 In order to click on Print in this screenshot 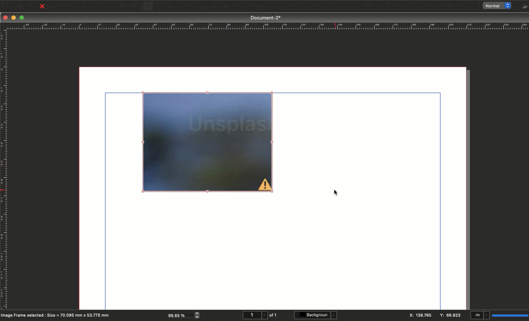, I will do `click(54, 7)`.